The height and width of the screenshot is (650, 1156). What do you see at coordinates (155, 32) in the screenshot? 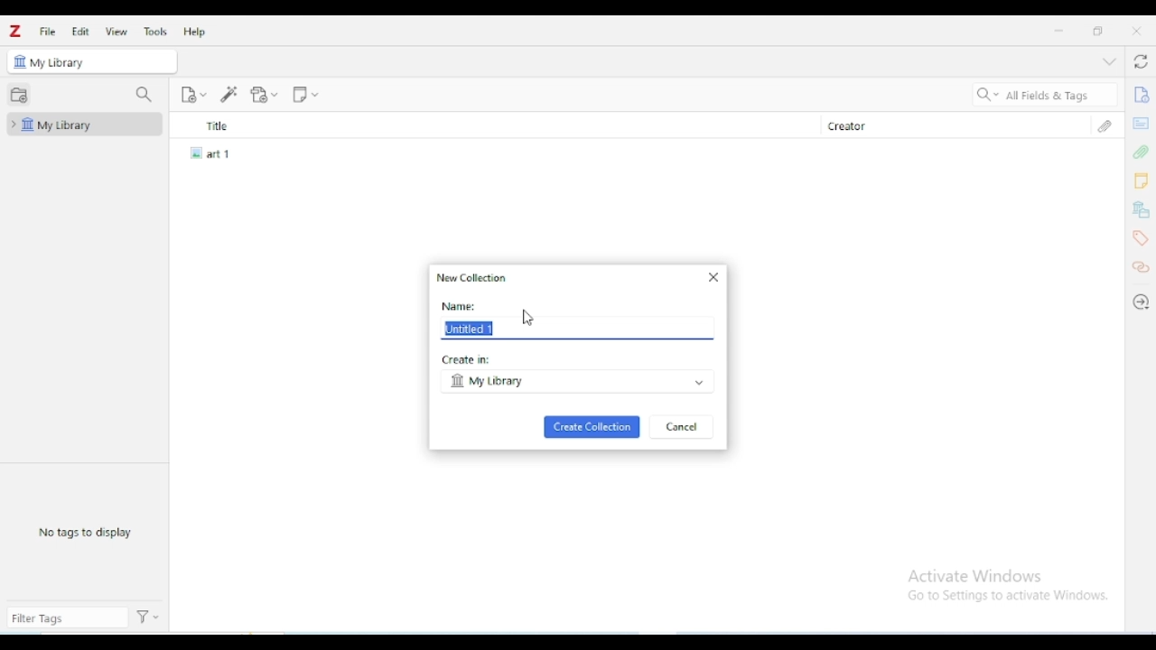
I see `tools` at bounding box center [155, 32].